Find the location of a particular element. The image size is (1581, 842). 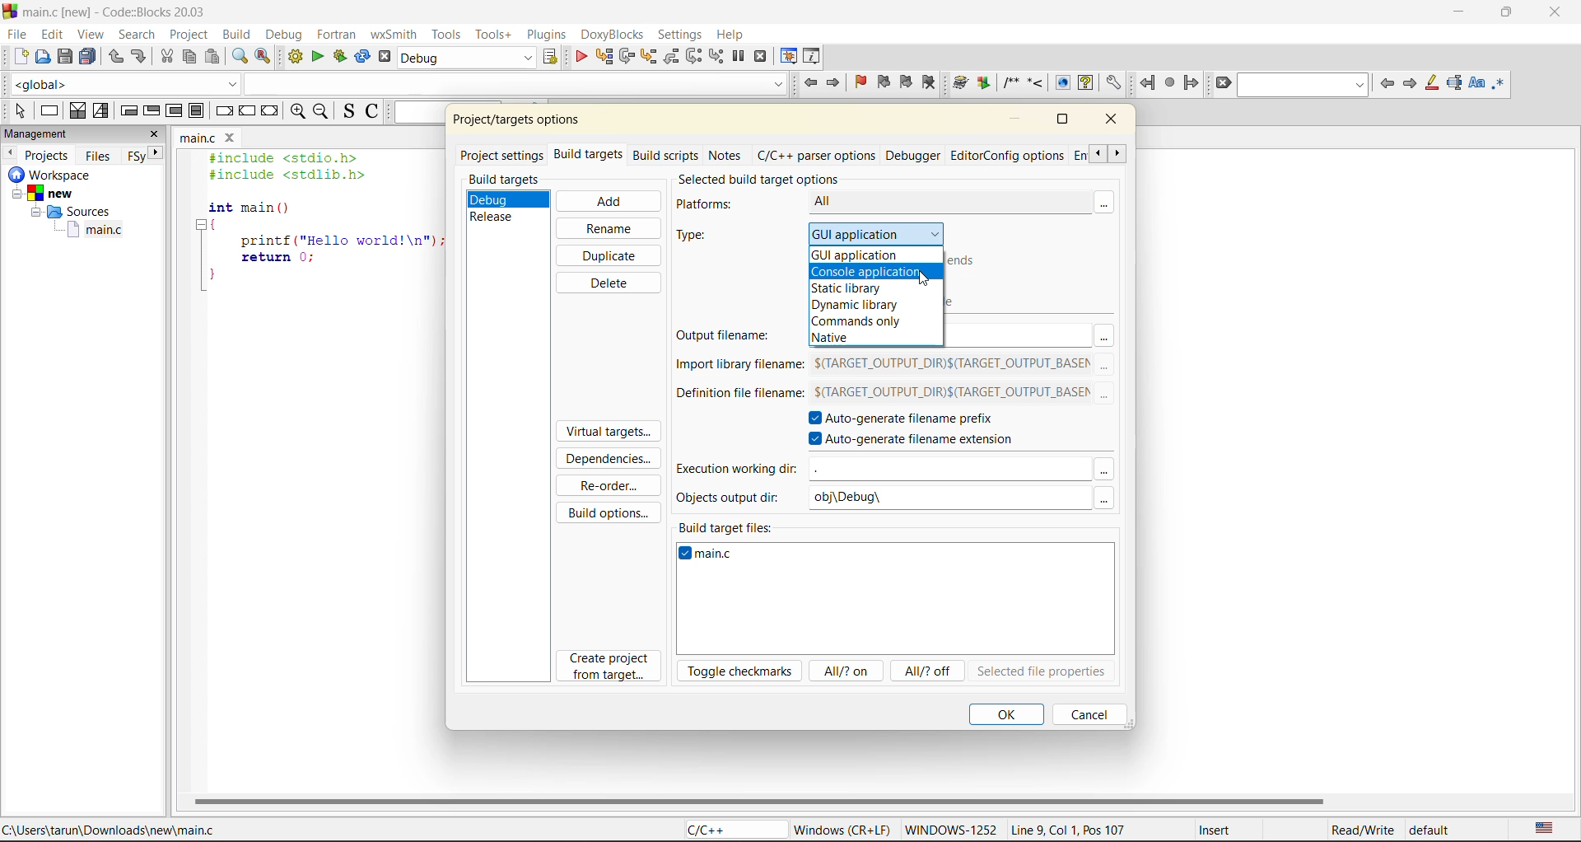

workspace is located at coordinates (54, 175).